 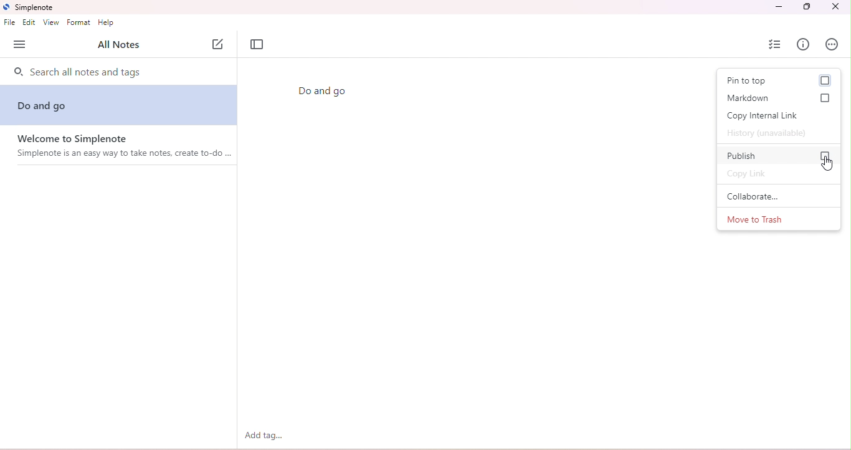 I want to click on maximize, so click(x=807, y=7).